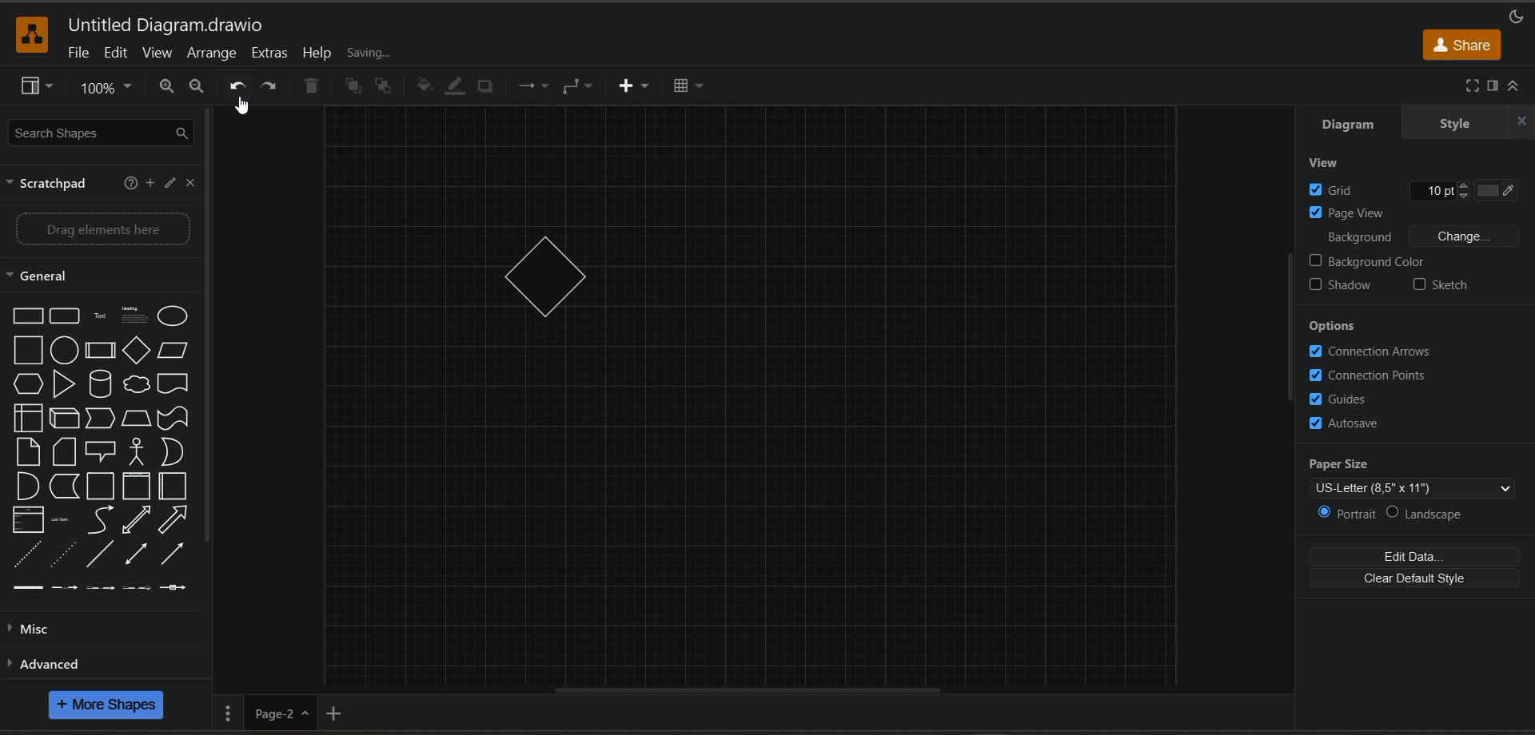 The height and width of the screenshot is (735, 1535). Describe the element at coordinates (242, 108) in the screenshot. I see `Cursor Position AFTER_LAST_ACTION` at that location.